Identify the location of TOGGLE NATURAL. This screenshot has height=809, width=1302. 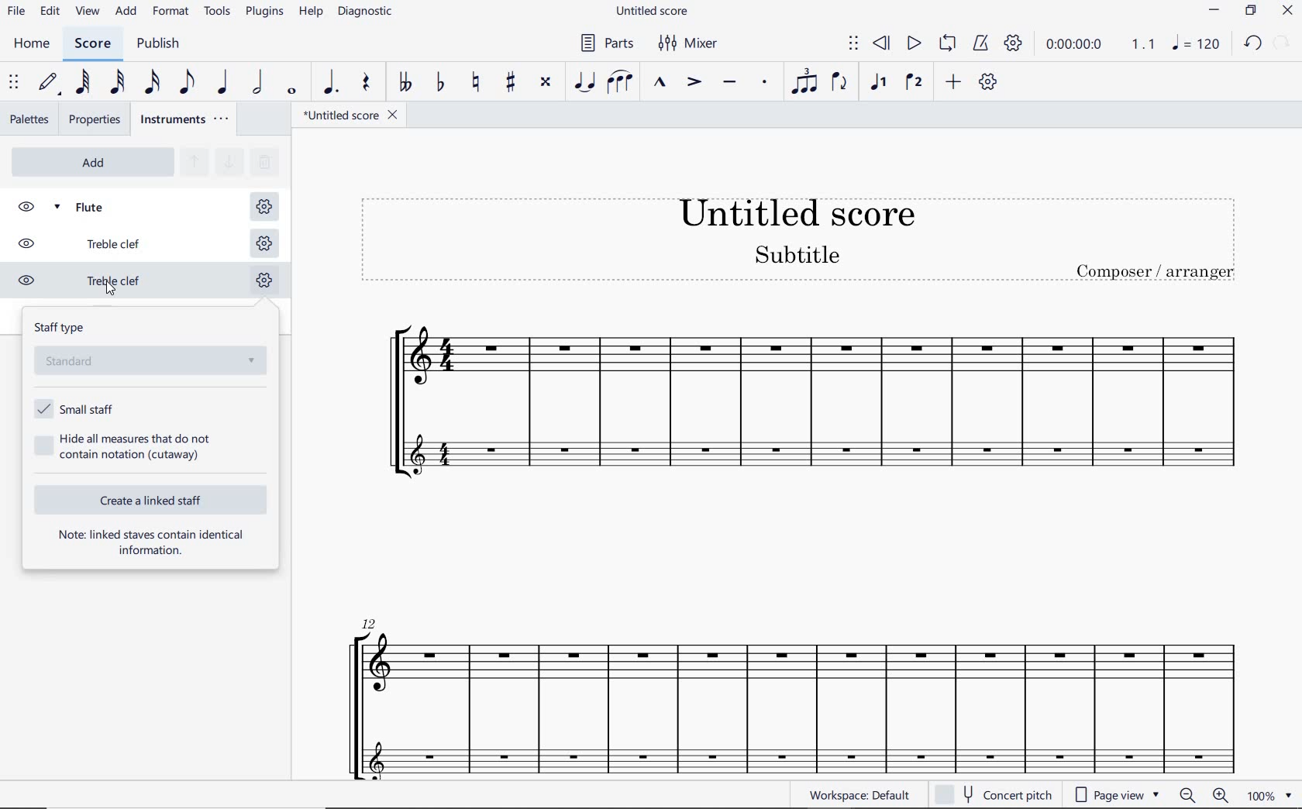
(475, 83).